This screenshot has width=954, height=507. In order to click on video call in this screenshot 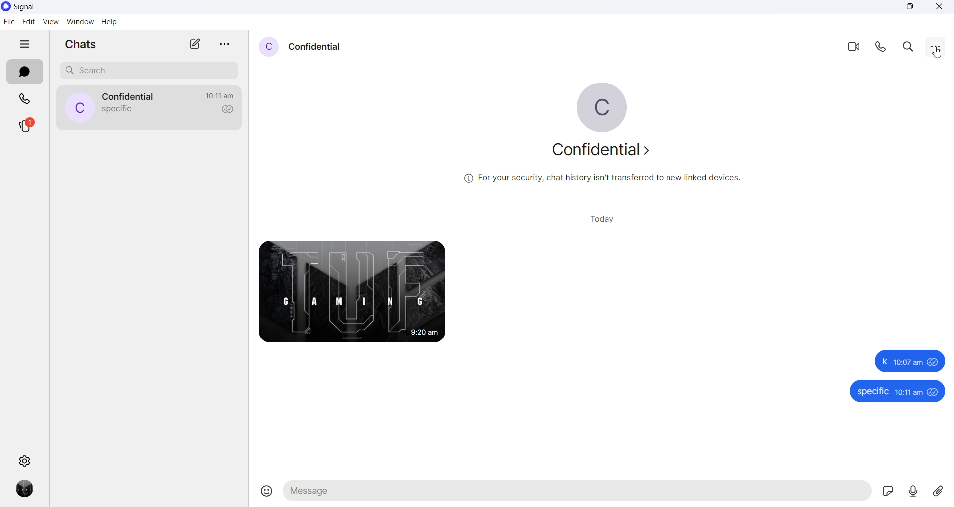, I will do `click(856, 49)`.